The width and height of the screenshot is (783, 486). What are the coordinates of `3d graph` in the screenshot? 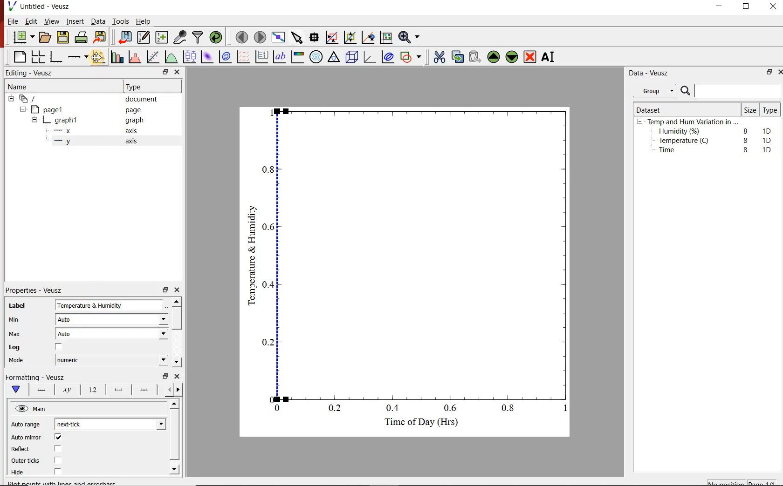 It's located at (371, 58).